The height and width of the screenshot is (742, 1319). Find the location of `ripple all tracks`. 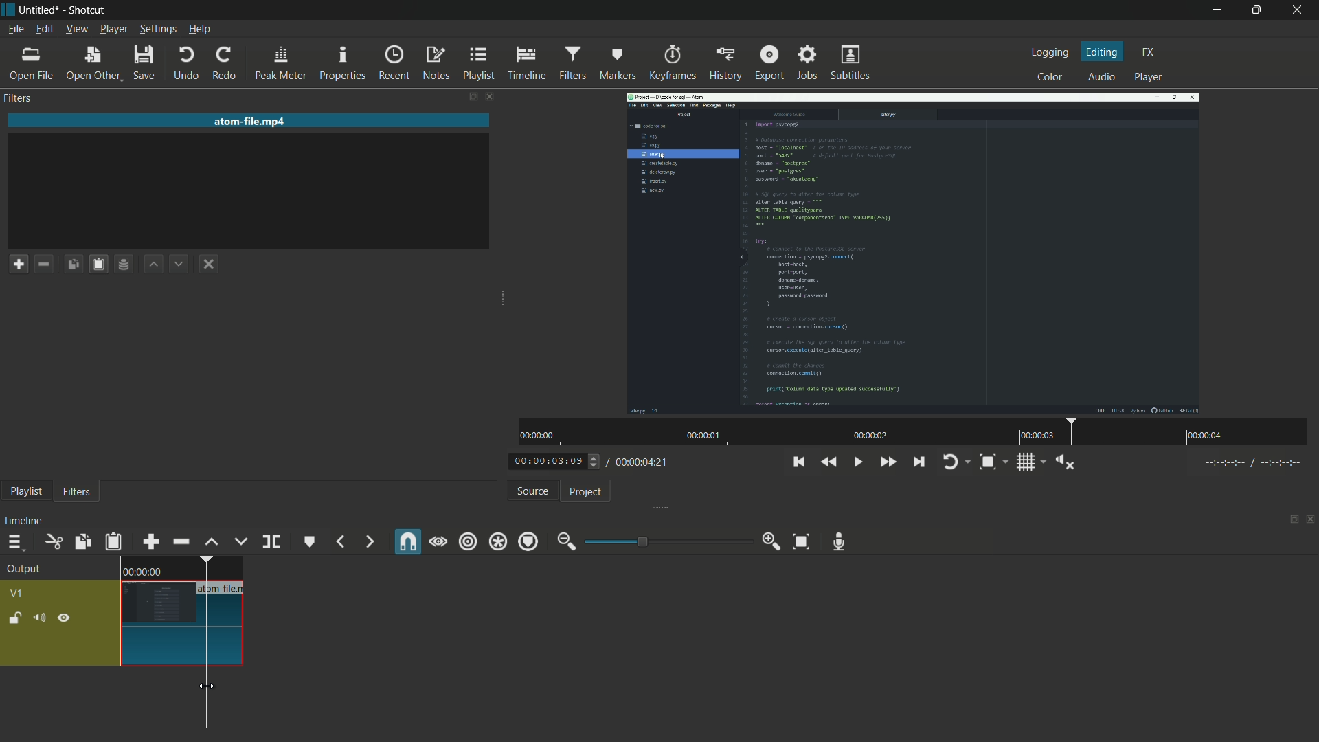

ripple all tracks is located at coordinates (497, 541).